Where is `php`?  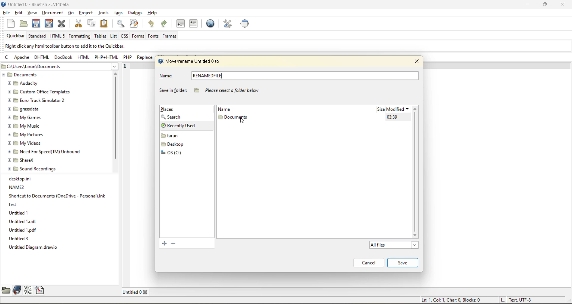 php is located at coordinates (129, 58).